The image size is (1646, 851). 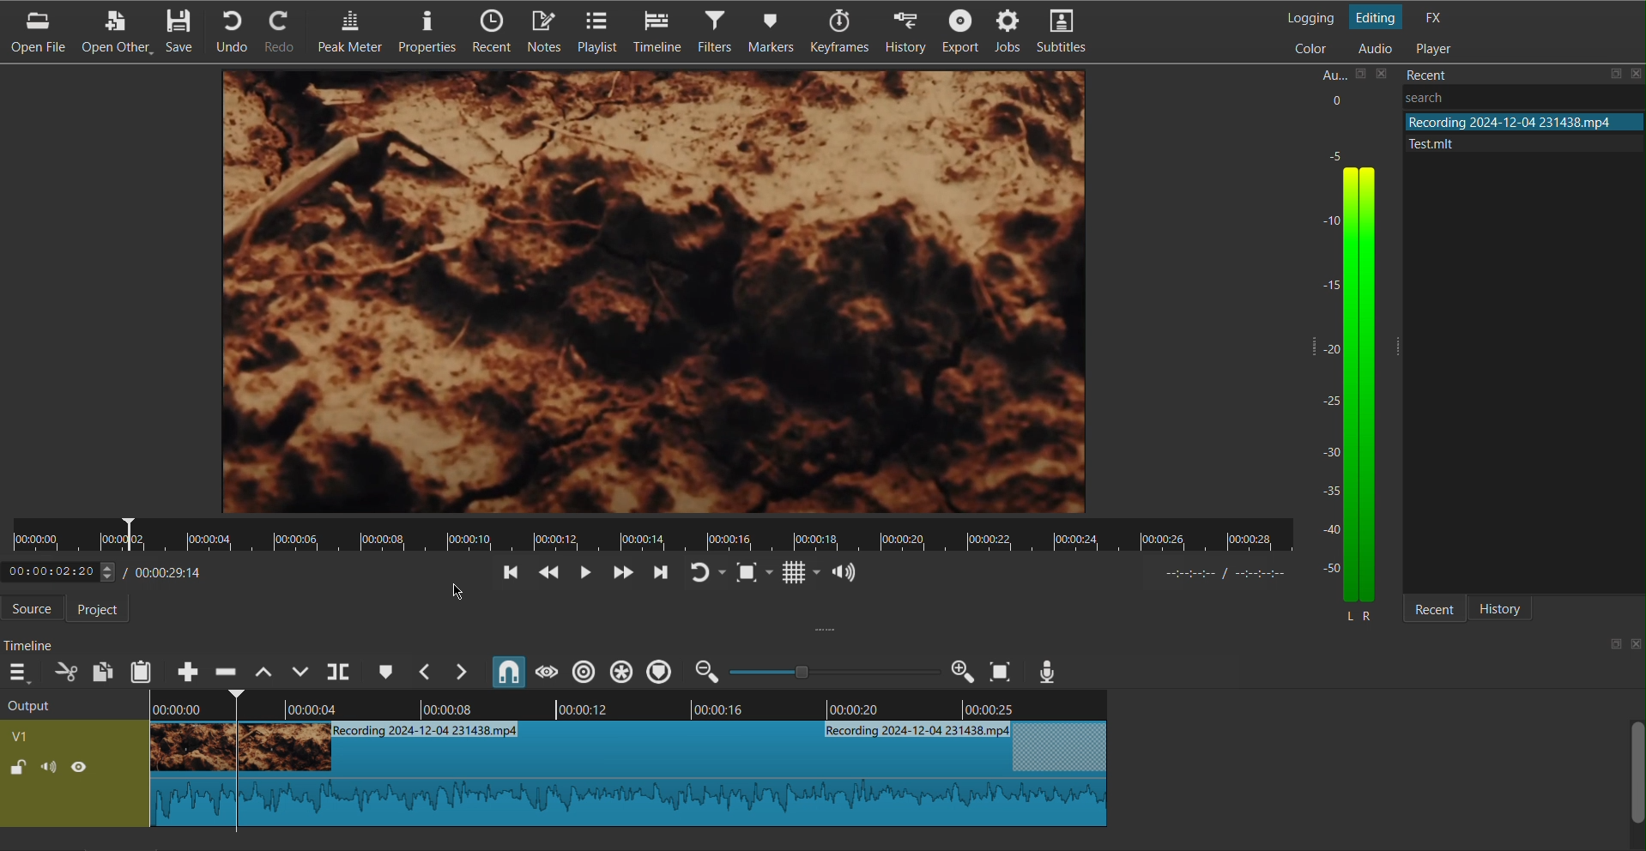 What do you see at coordinates (489, 33) in the screenshot?
I see `Recent` at bounding box center [489, 33].